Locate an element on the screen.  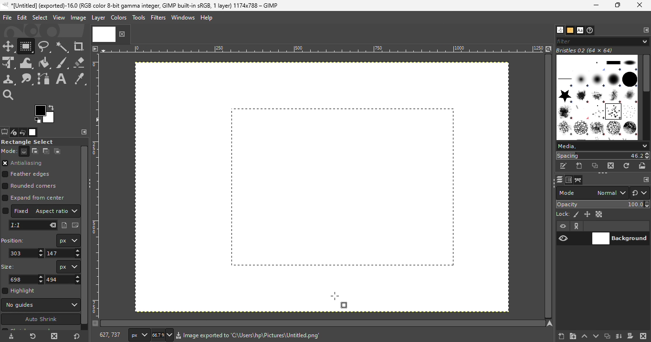
File is located at coordinates (6, 20).